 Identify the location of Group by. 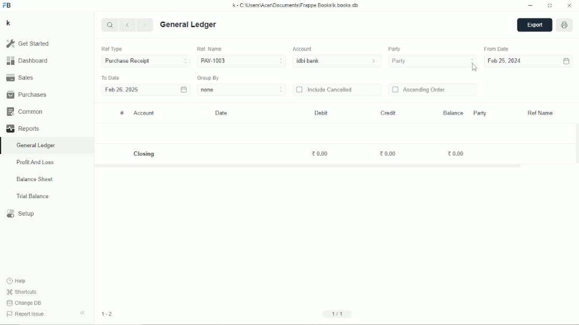
(209, 78).